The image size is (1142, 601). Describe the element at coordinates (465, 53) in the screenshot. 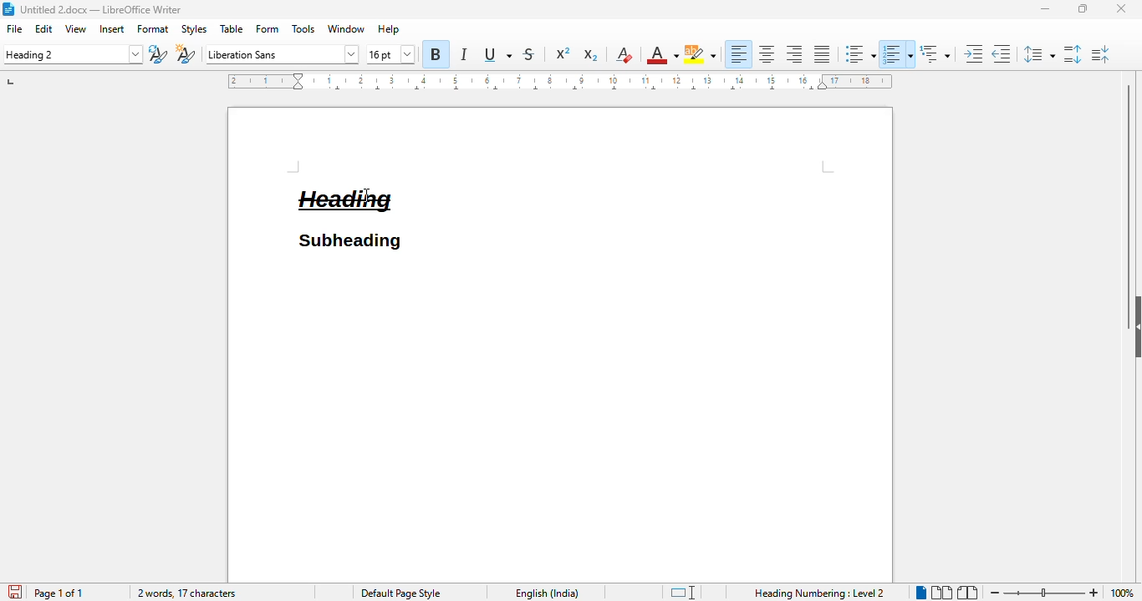

I see `italic` at that location.